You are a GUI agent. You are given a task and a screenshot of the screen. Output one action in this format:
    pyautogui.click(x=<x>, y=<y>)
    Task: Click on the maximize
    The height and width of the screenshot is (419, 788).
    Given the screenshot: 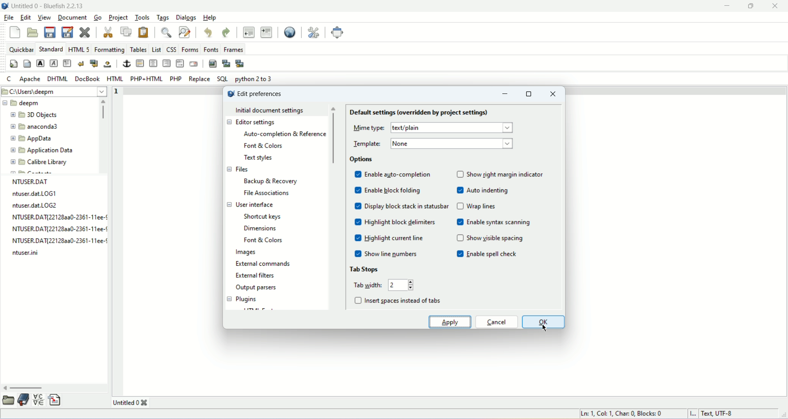 What is the action you would take?
    pyautogui.click(x=752, y=6)
    